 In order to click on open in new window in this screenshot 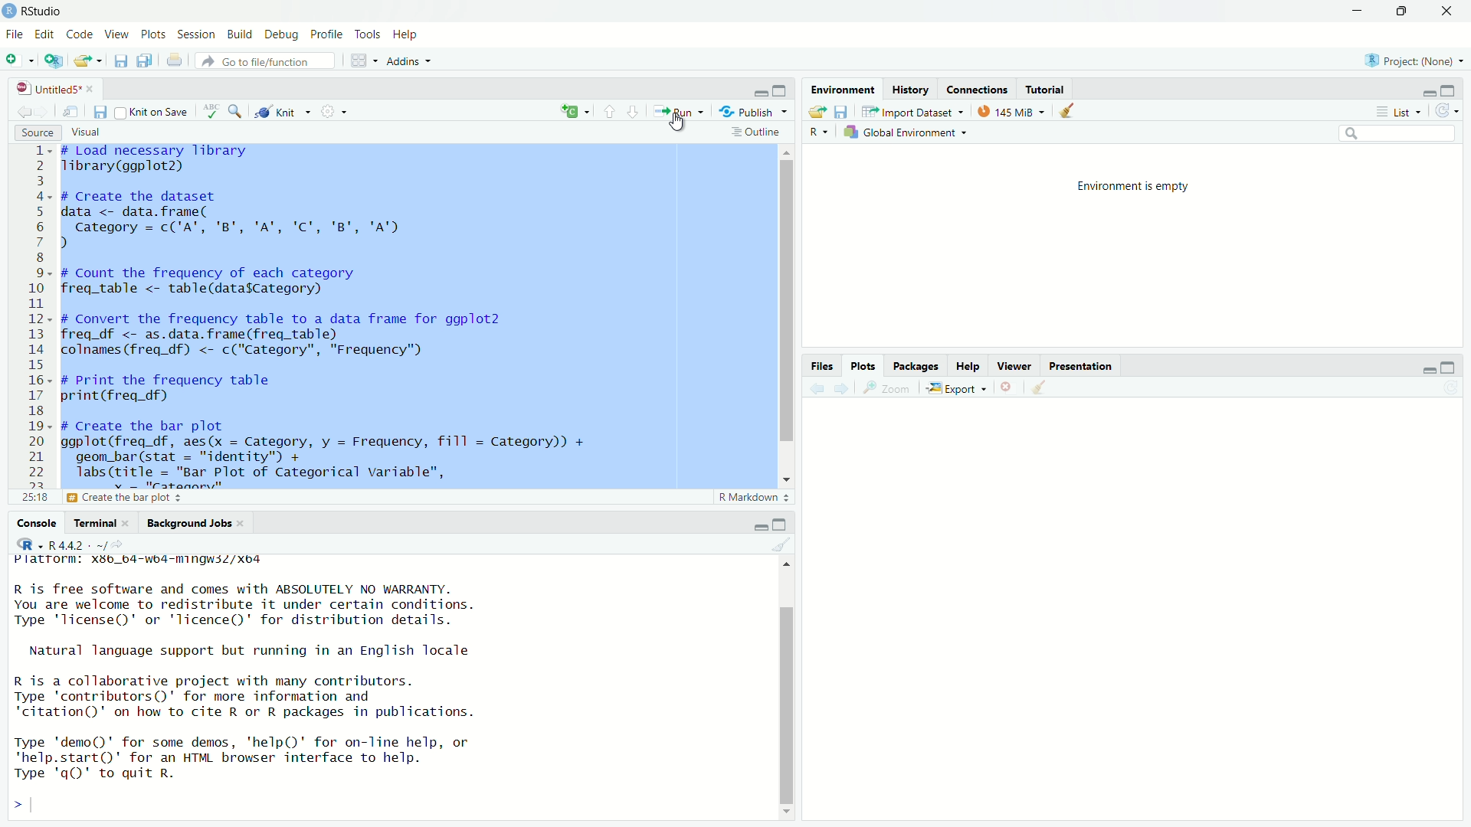, I will do `click(70, 113)`.